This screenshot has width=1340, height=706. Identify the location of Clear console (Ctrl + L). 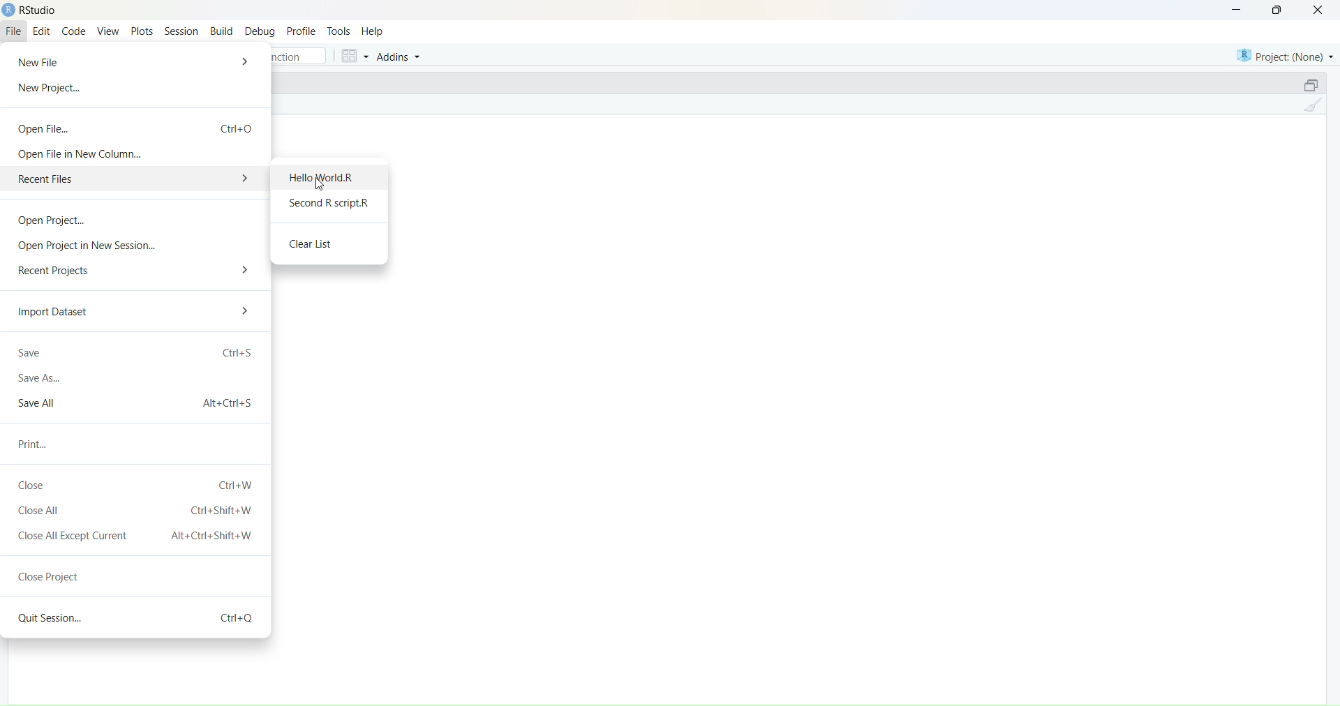
(1313, 108).